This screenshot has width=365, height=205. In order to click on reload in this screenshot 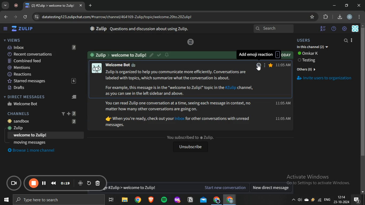, I will do `click(26, 17)`.